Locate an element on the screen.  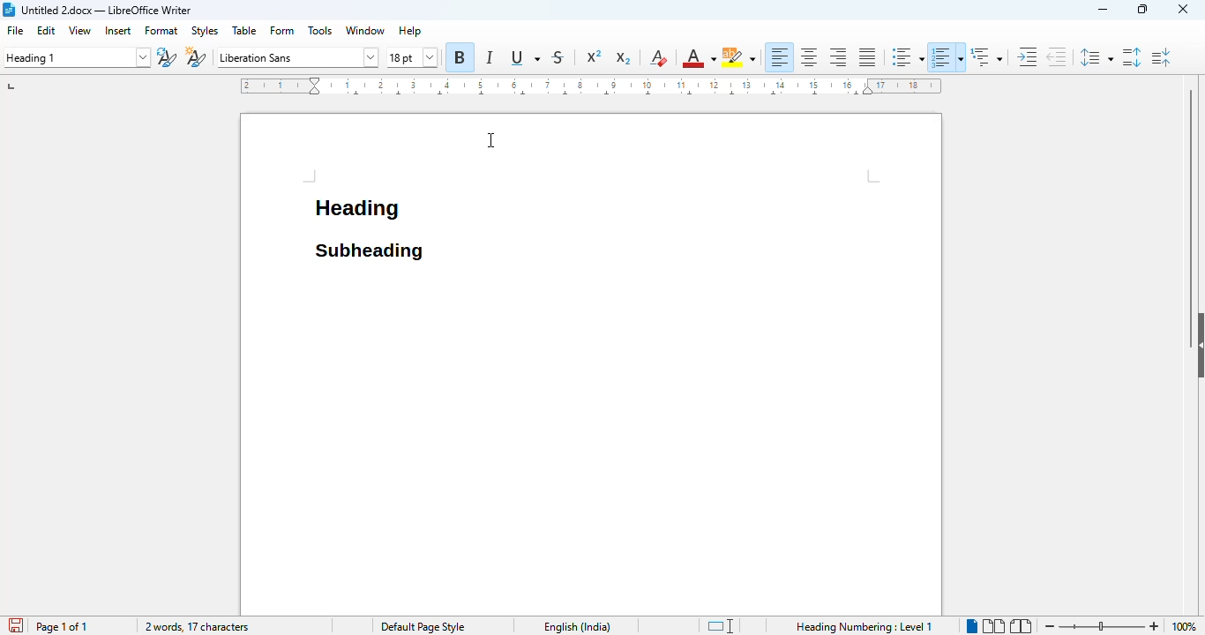
justified is located at coordinates (868, 57).